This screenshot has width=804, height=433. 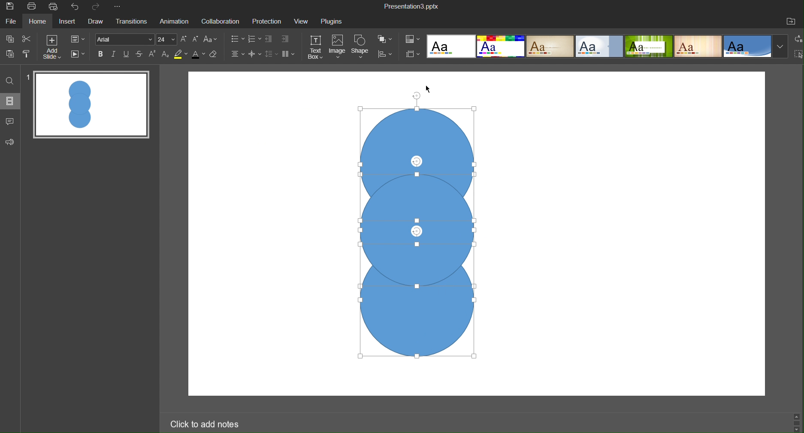 What do you see at coordinates (119, 8) in the screenshot?
I see `More` at bounding box center [119, 8].